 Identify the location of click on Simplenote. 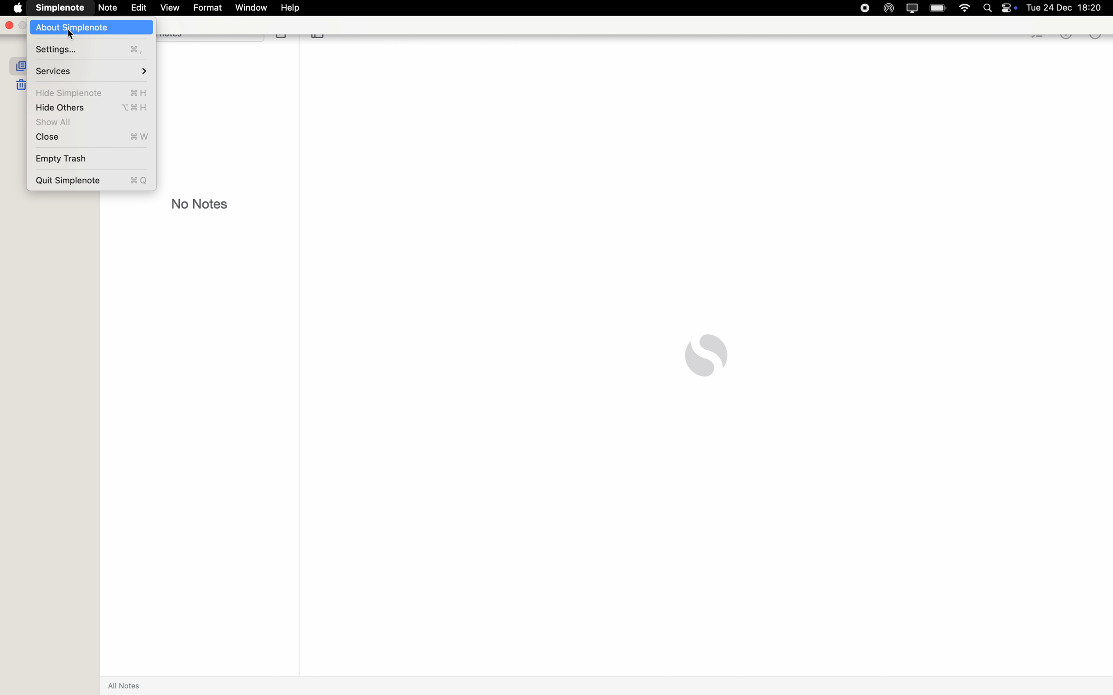
(58, 7).